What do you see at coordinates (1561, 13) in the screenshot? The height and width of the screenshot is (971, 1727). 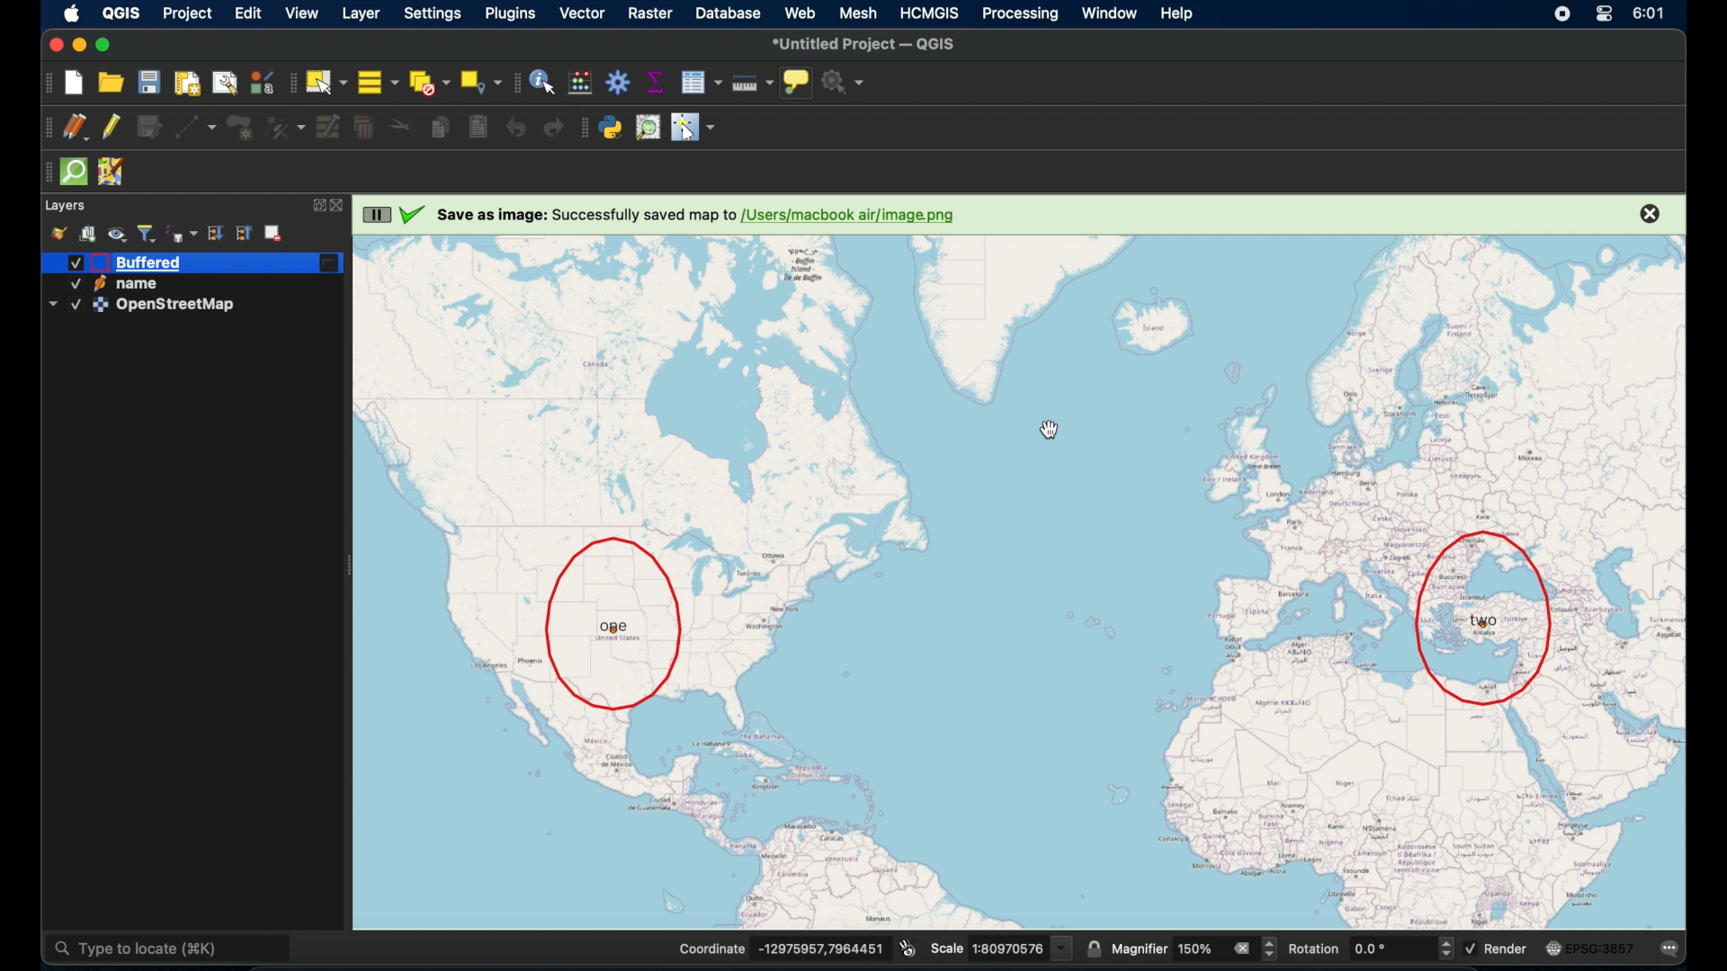 I see `control center` at bounding box center [1561, 13].